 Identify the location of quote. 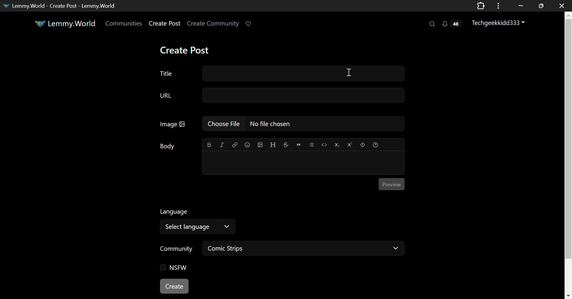
(299, 144).